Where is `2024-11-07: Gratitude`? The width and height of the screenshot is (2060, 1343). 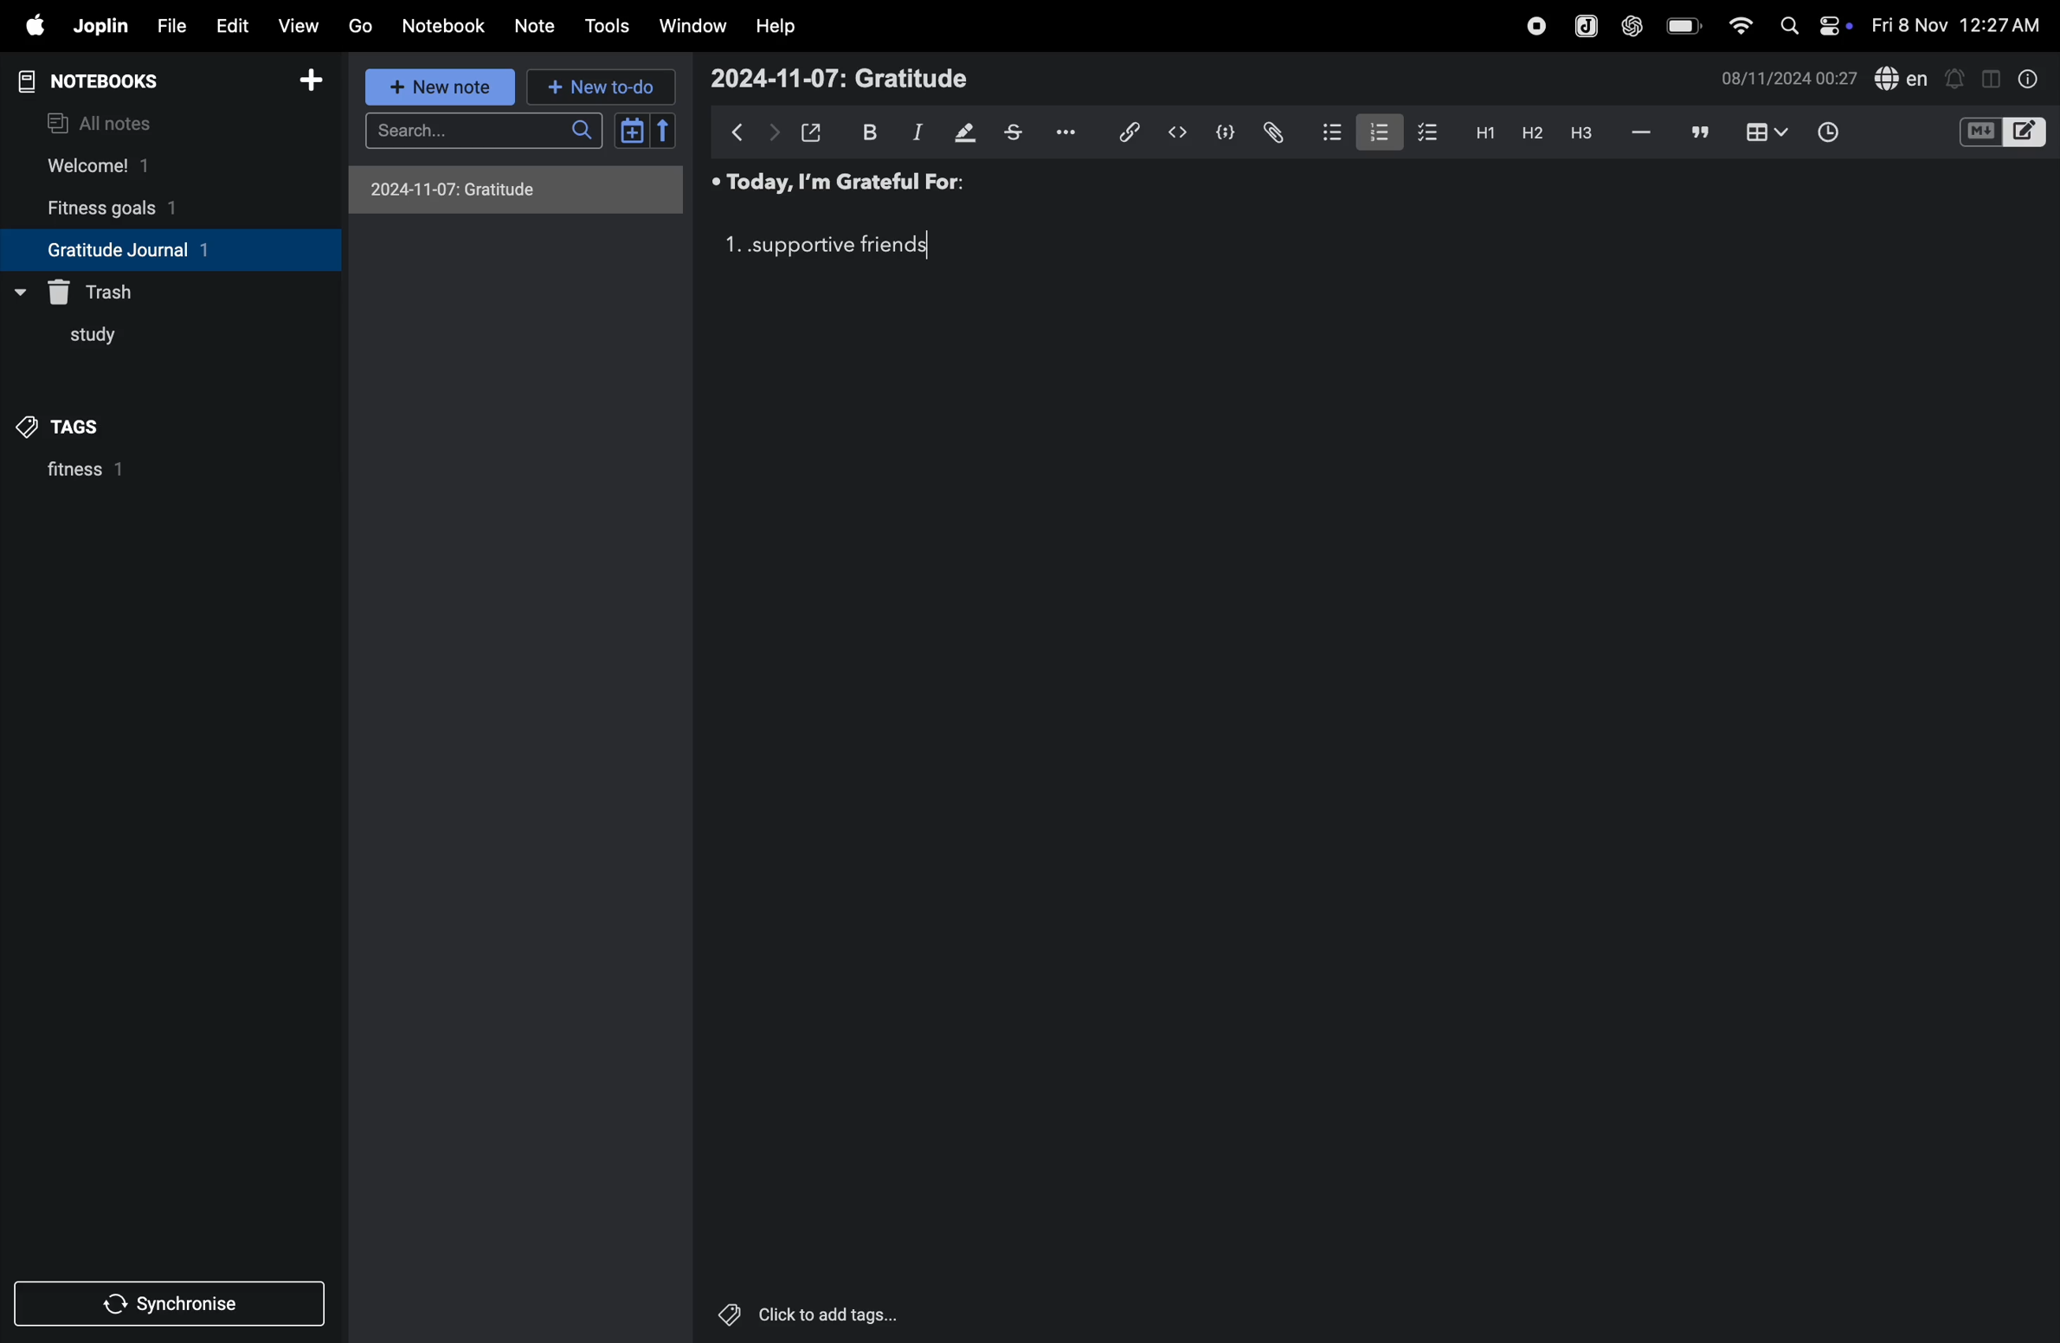
2024-11-07: Gratitude is located at coordinates (516, 188).